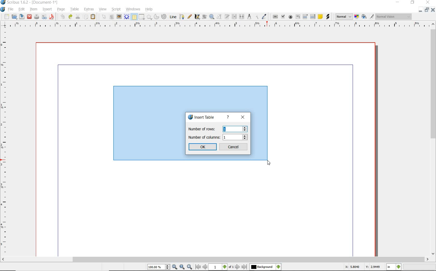  I want to click on render frame, so click(127, 16).